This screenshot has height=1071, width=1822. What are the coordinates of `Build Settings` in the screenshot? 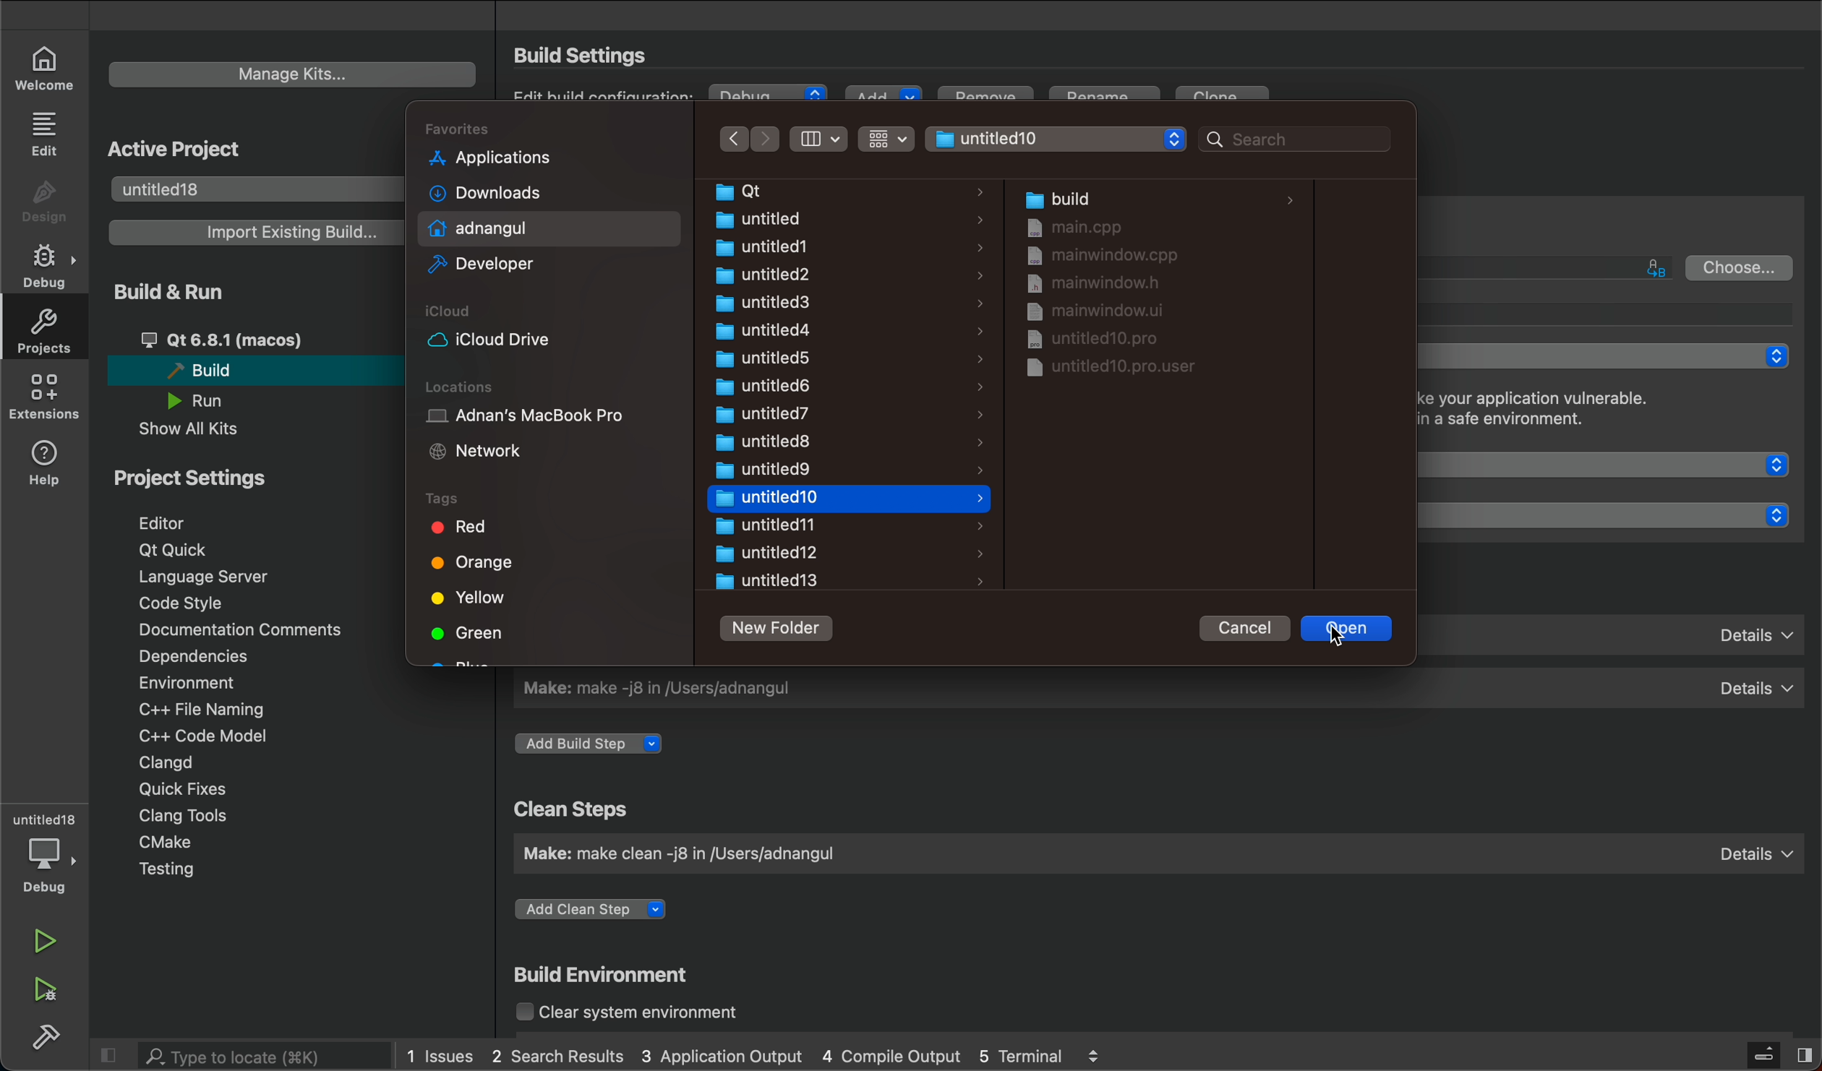 It's located at (584, 56).